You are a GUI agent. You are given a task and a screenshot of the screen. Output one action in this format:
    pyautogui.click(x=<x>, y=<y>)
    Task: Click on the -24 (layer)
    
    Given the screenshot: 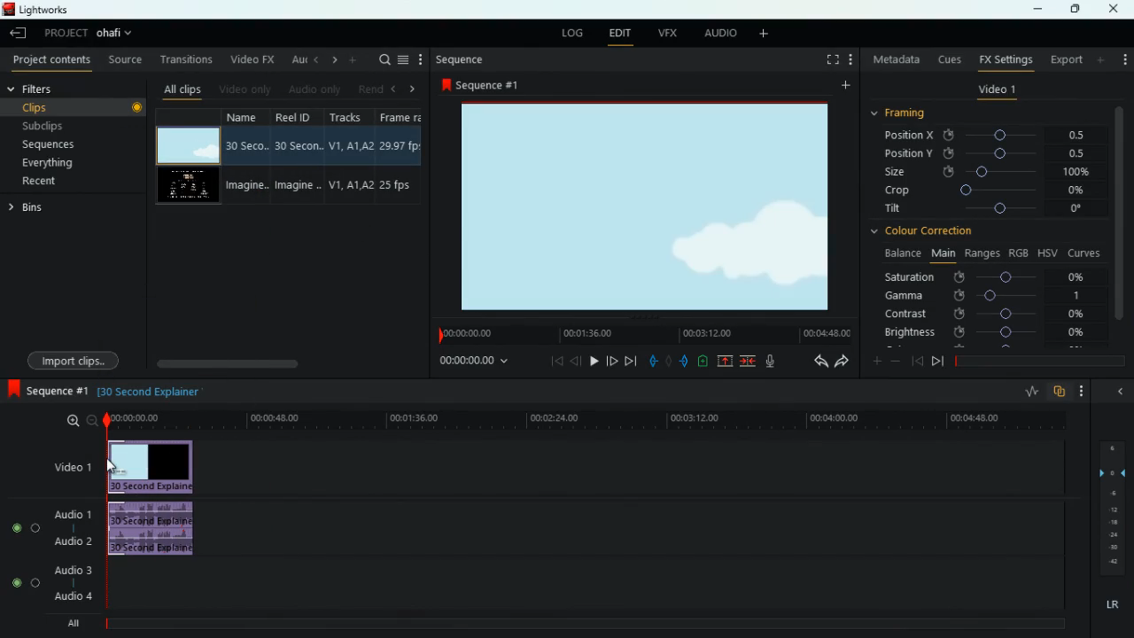 What is the action you would take?
    pyautogui.click(x=1109, y=535)
    